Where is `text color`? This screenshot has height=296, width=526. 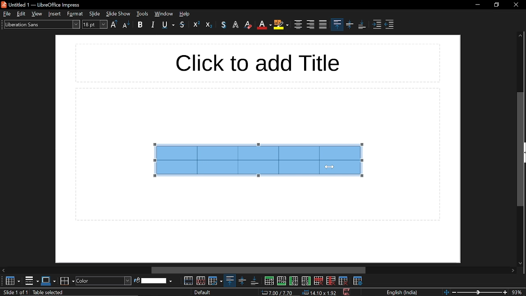
text color is located at coordinates (223, 25).